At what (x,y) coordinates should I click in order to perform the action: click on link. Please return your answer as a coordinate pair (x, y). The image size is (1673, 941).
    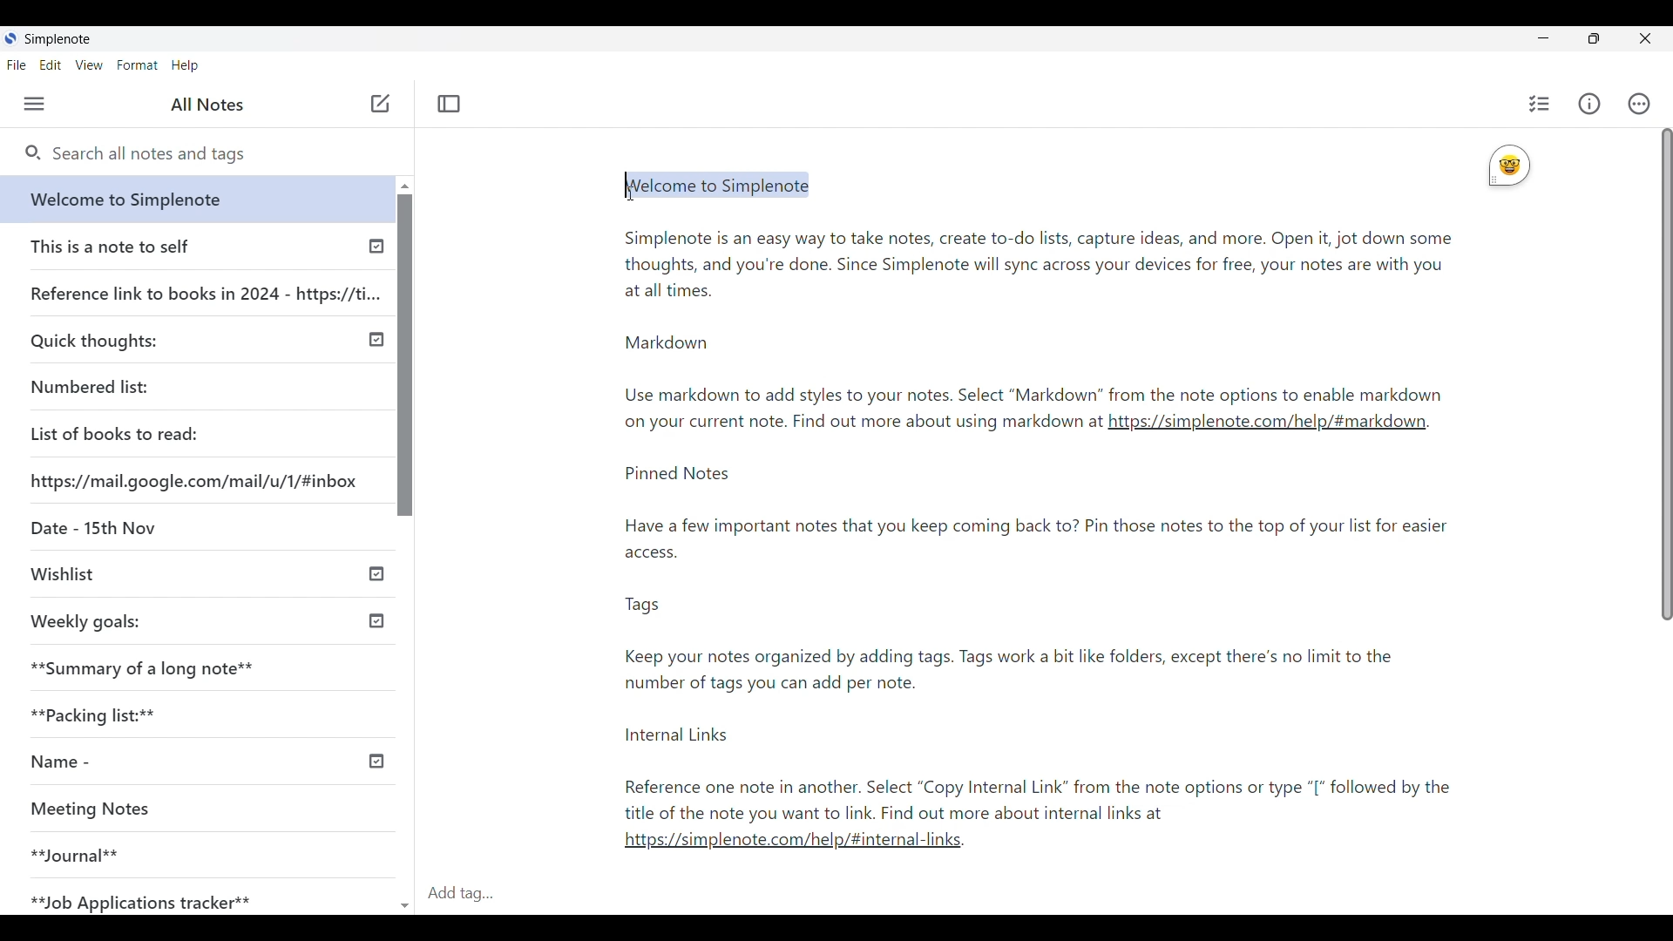
    Looking at the image, I should click on (1267, 427).